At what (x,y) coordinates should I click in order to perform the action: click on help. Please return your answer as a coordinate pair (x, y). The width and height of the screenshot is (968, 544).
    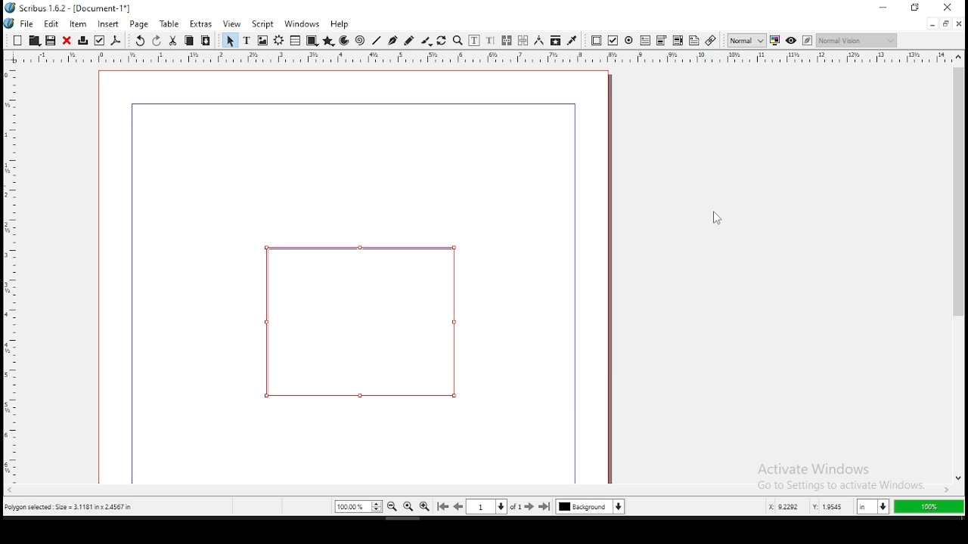
    Looking at the image, I should click on (340, 24).